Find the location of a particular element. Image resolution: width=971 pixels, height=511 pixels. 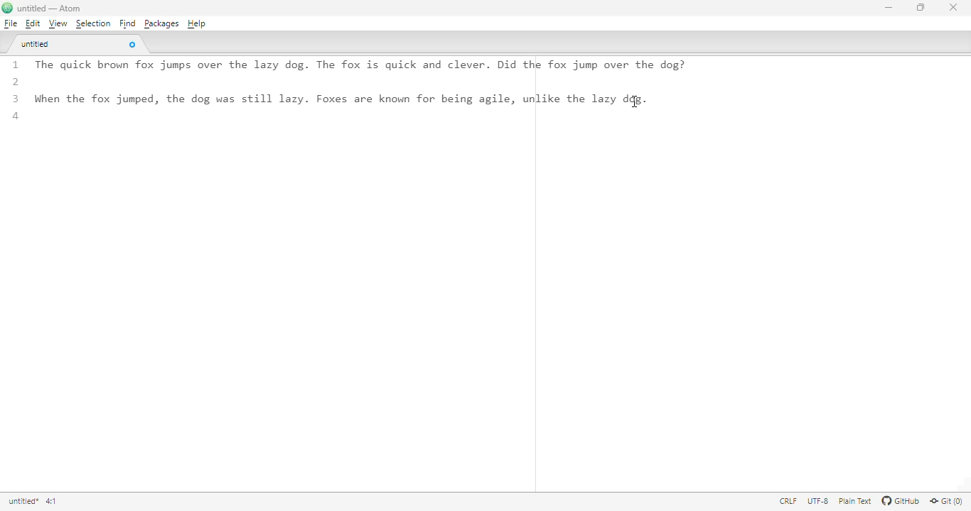

packages is located at coordinates (161, 23).